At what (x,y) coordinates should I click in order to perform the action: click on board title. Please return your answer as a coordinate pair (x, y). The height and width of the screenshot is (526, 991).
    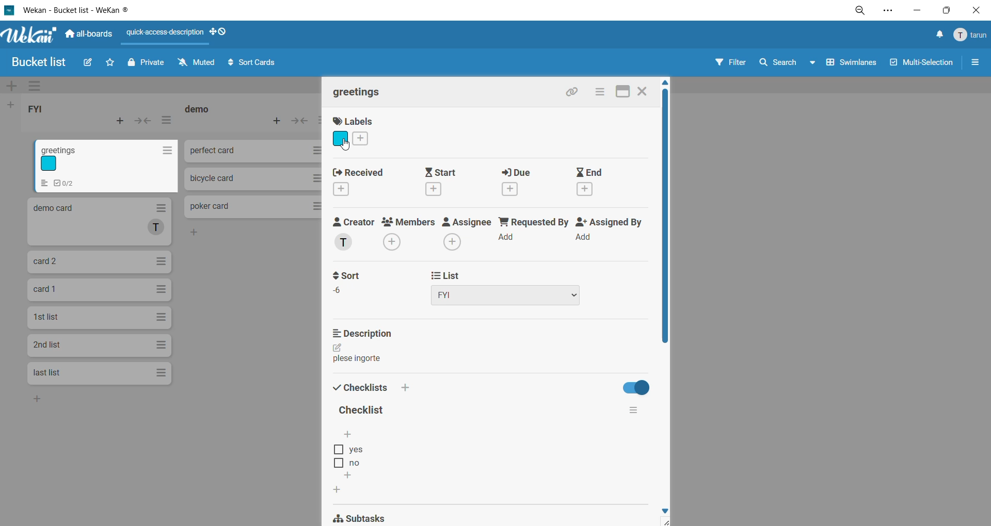
    Looking at the image, I should click on (38, 62).